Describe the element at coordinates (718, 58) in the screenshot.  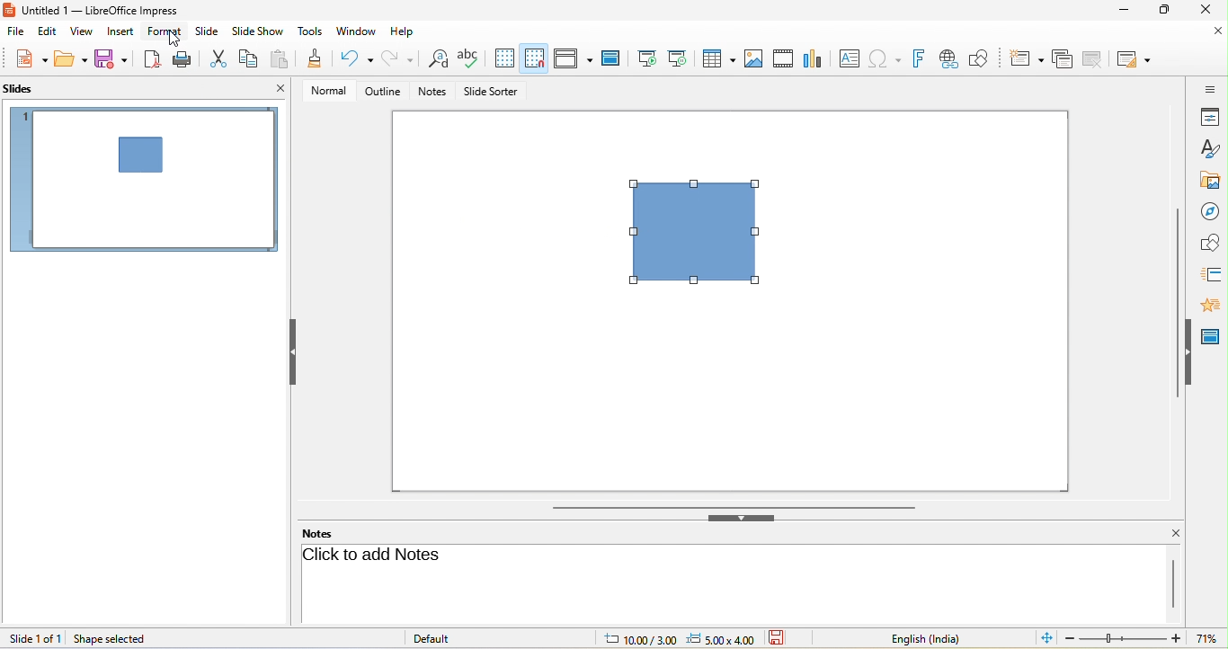
I see `table` at that location.